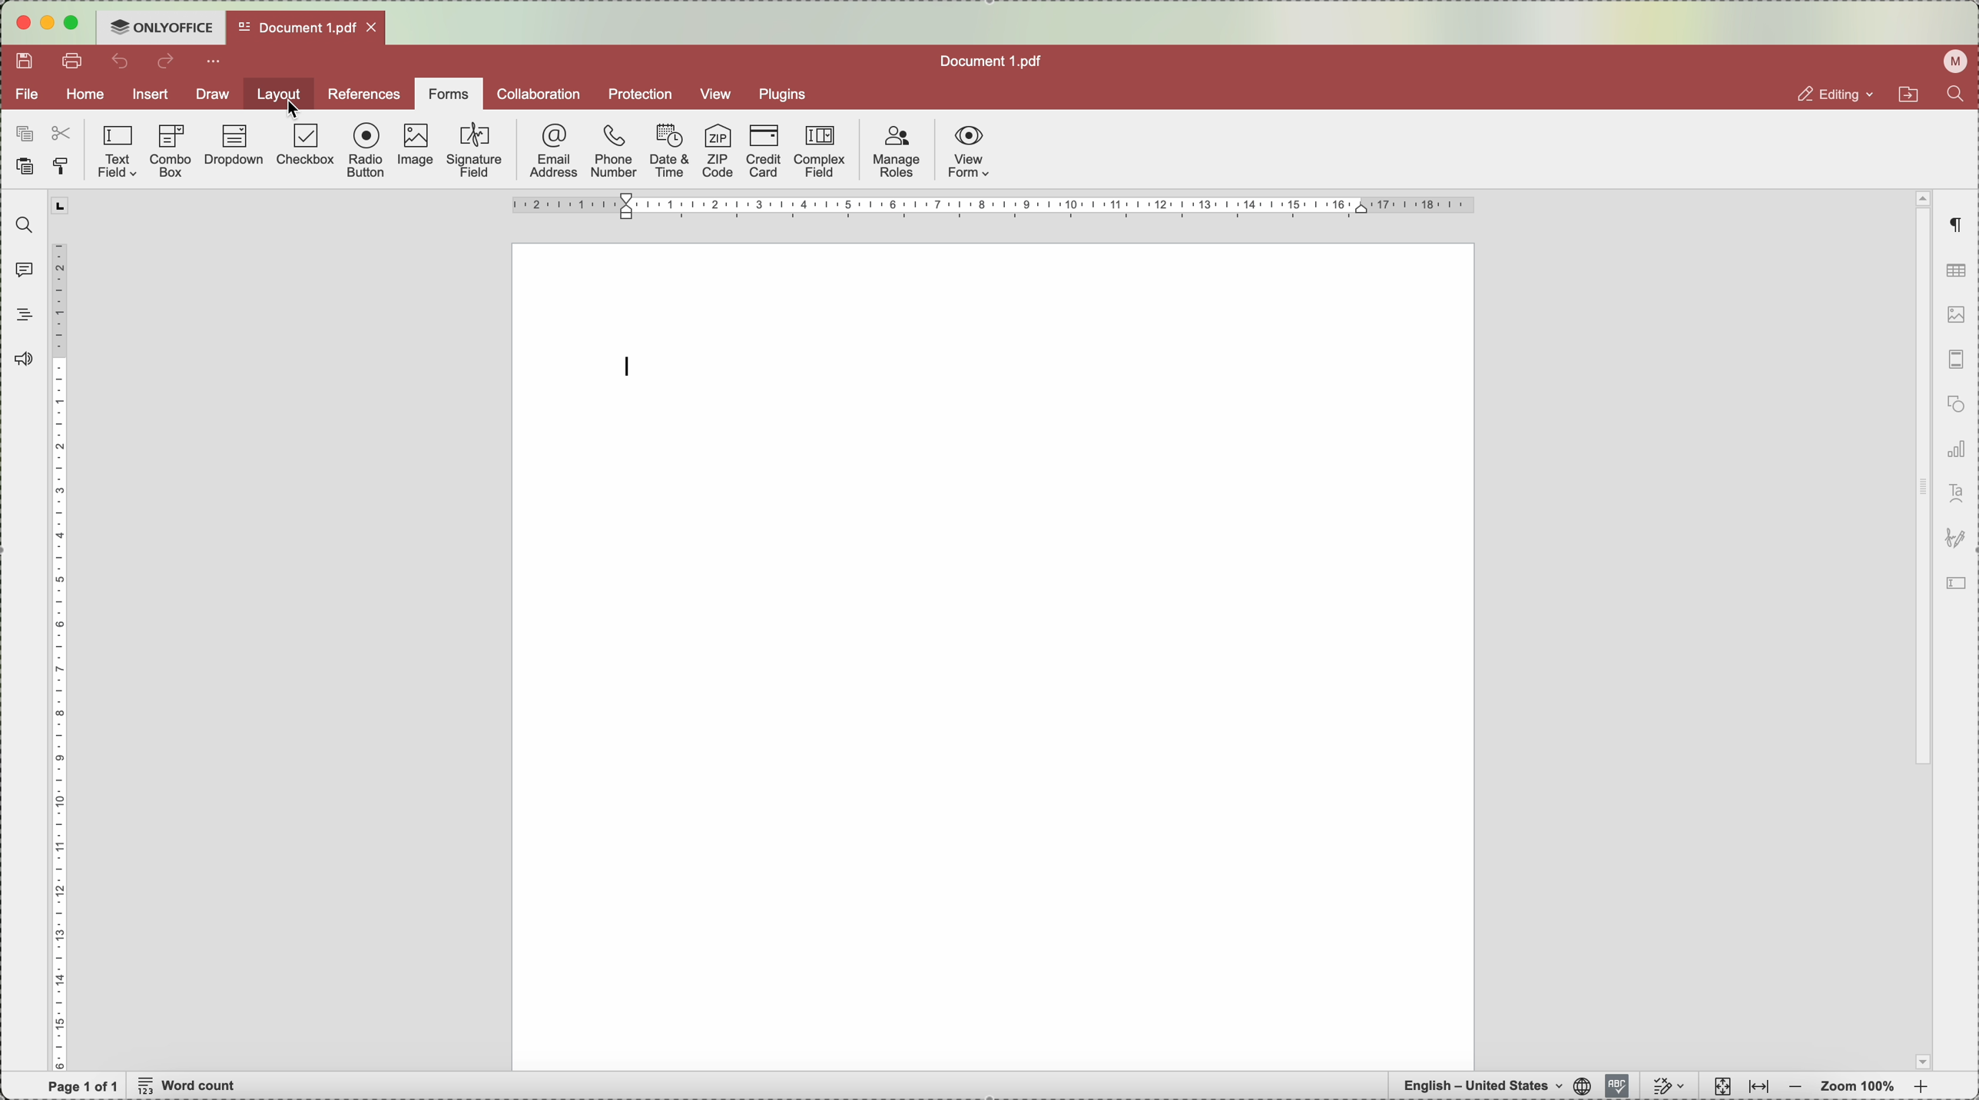 The image size is (1979, 1100). What do you see at coordinates (787, 93) in the screenshot?
I see `plugins` at bounding box center [787, 93].